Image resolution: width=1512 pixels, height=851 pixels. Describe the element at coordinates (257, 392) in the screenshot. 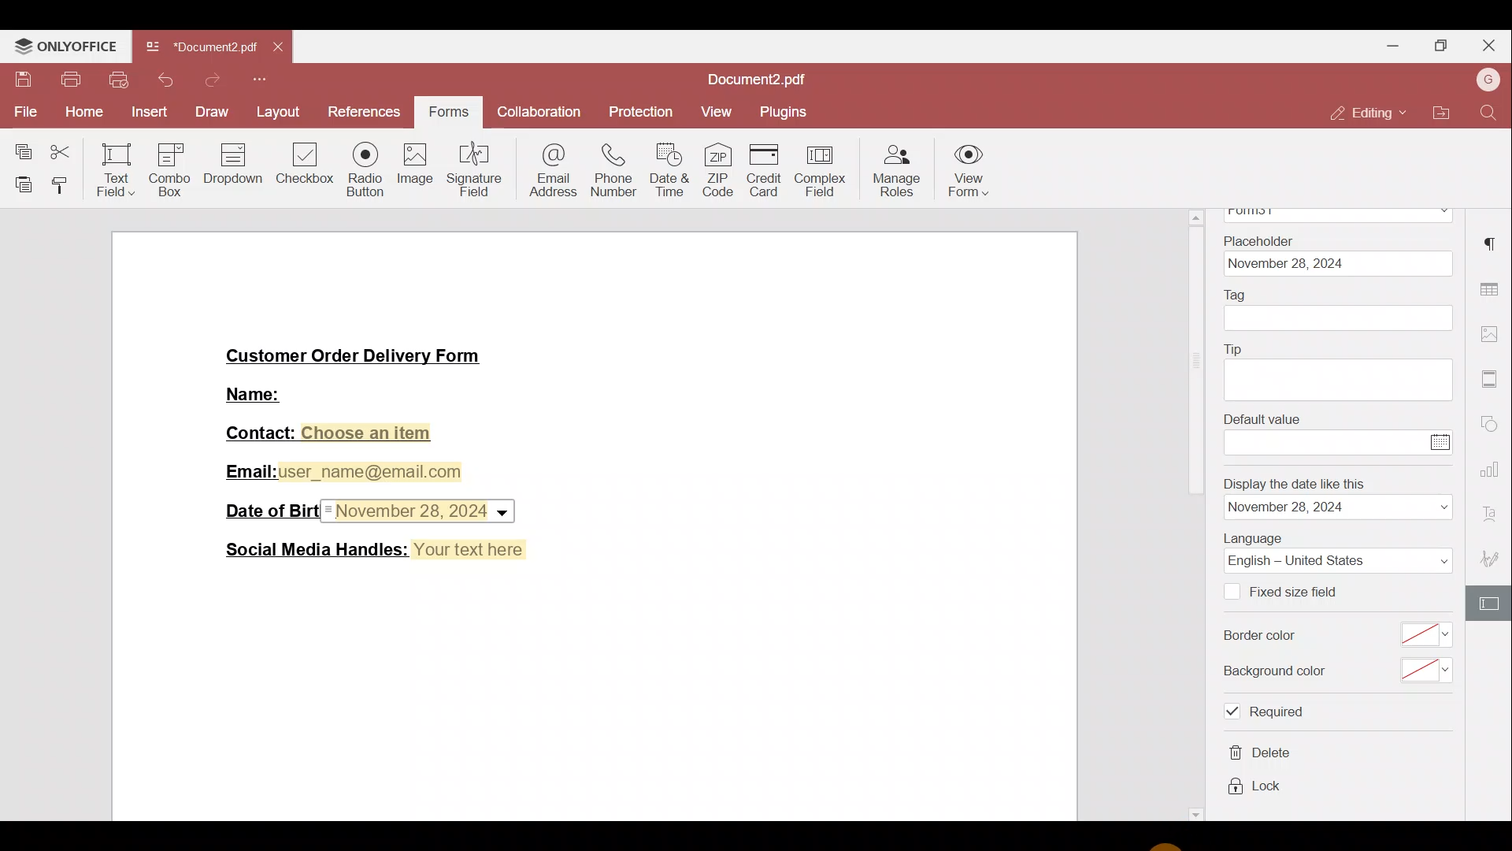

I see `Name:` at that location.